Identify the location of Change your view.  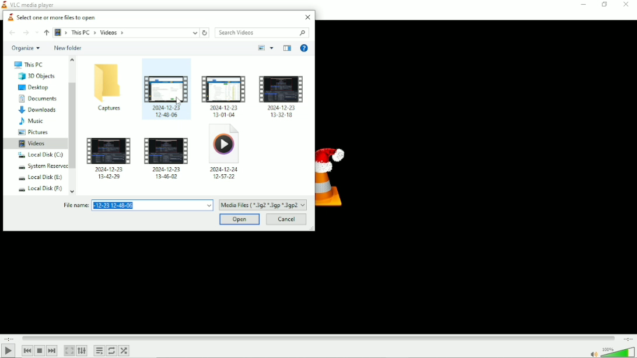
(261, 48).